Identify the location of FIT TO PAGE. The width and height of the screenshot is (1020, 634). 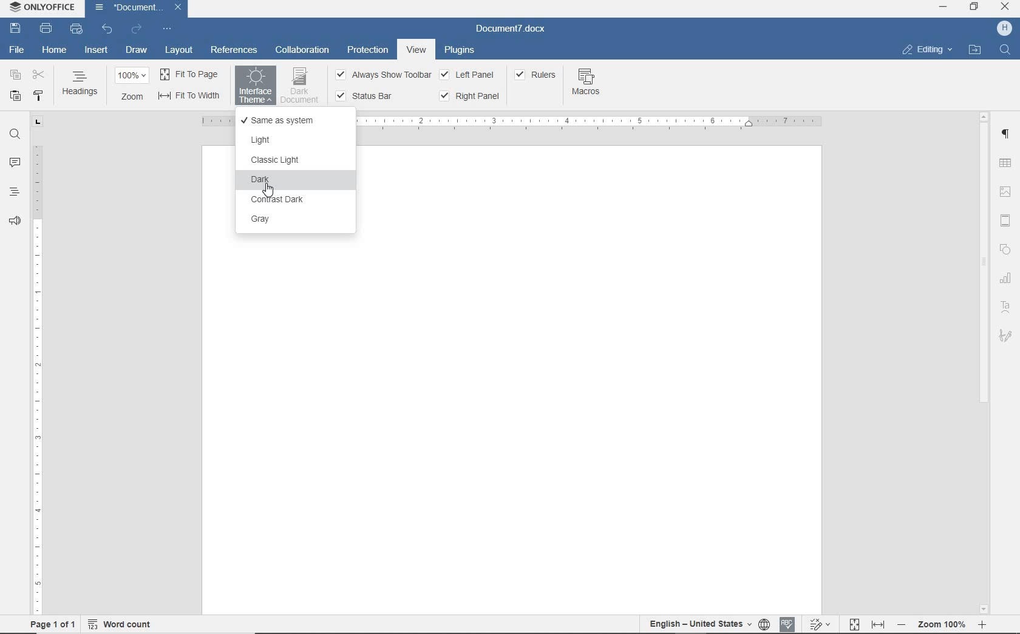
(856, 624).